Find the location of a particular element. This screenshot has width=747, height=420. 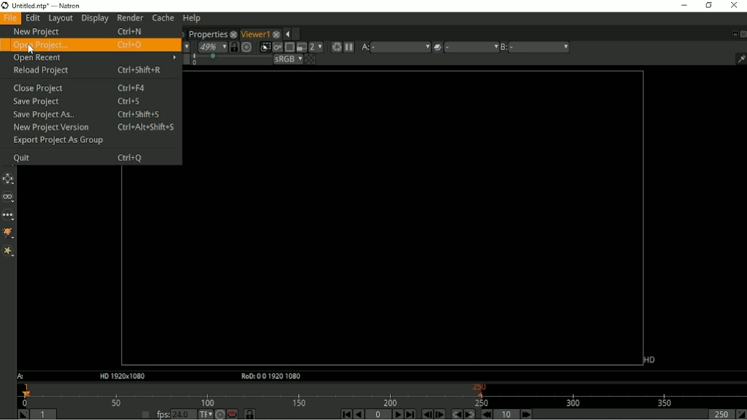

Information bar is located at coordinates (738, 58).